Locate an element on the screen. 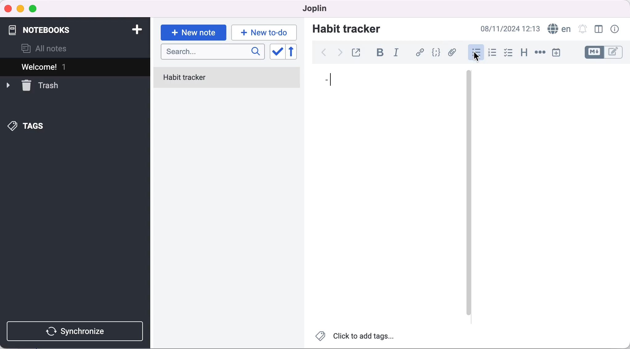 The height and width of the screenshot is (349, 630). add file is located at coordinates (453, 53).